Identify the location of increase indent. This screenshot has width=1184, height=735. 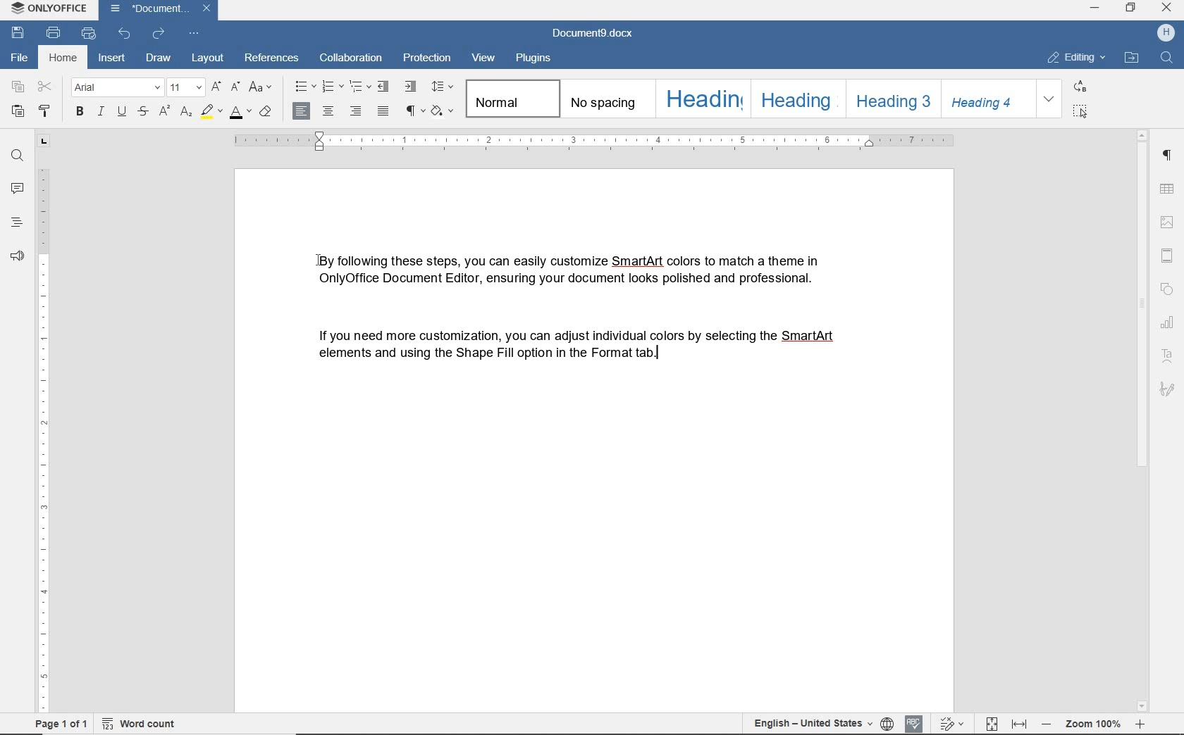
(411, 85).